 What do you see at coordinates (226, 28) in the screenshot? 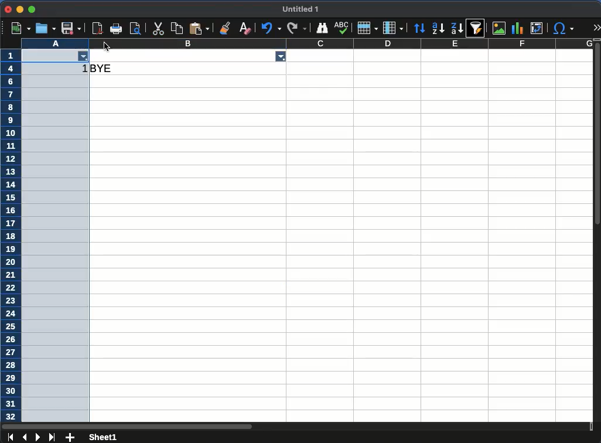
I see `clone formatting` at bounding box center [226, 28].